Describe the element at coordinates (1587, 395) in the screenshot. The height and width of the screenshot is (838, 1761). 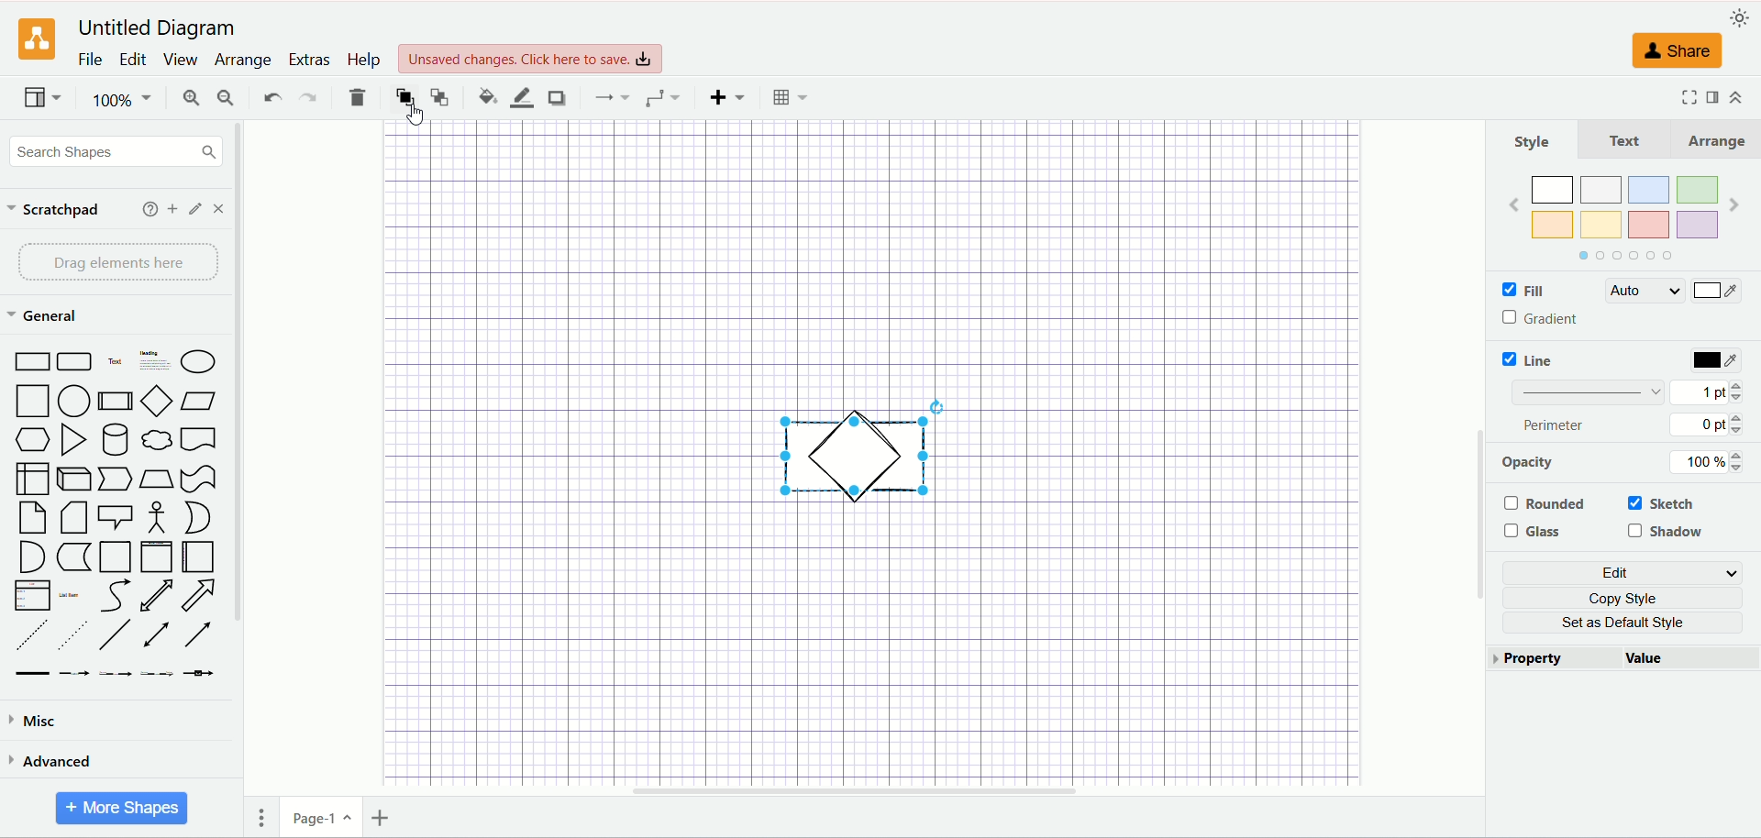
I see `line thickness` at that location.